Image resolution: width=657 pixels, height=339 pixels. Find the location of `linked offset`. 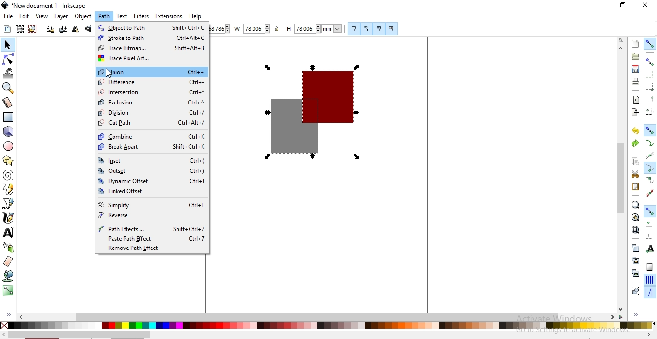

linked offset is located at coordinates (150, 191).